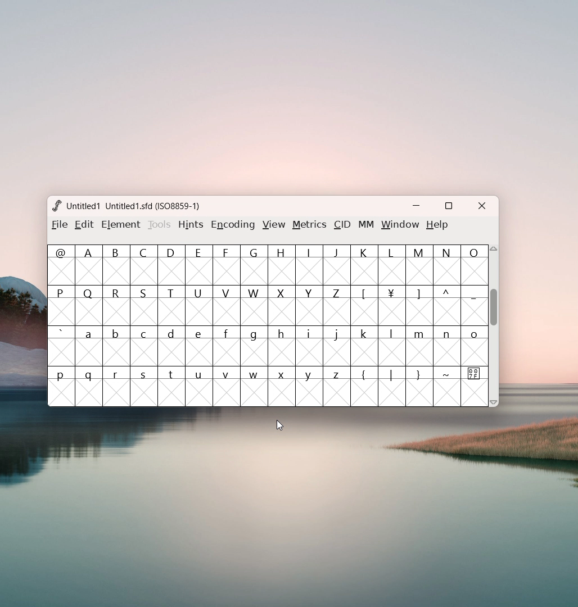 This screenshot has height=607, width=578. Describe the element at coordinates (420, 265) in the screenshot. I see `M` at that location.